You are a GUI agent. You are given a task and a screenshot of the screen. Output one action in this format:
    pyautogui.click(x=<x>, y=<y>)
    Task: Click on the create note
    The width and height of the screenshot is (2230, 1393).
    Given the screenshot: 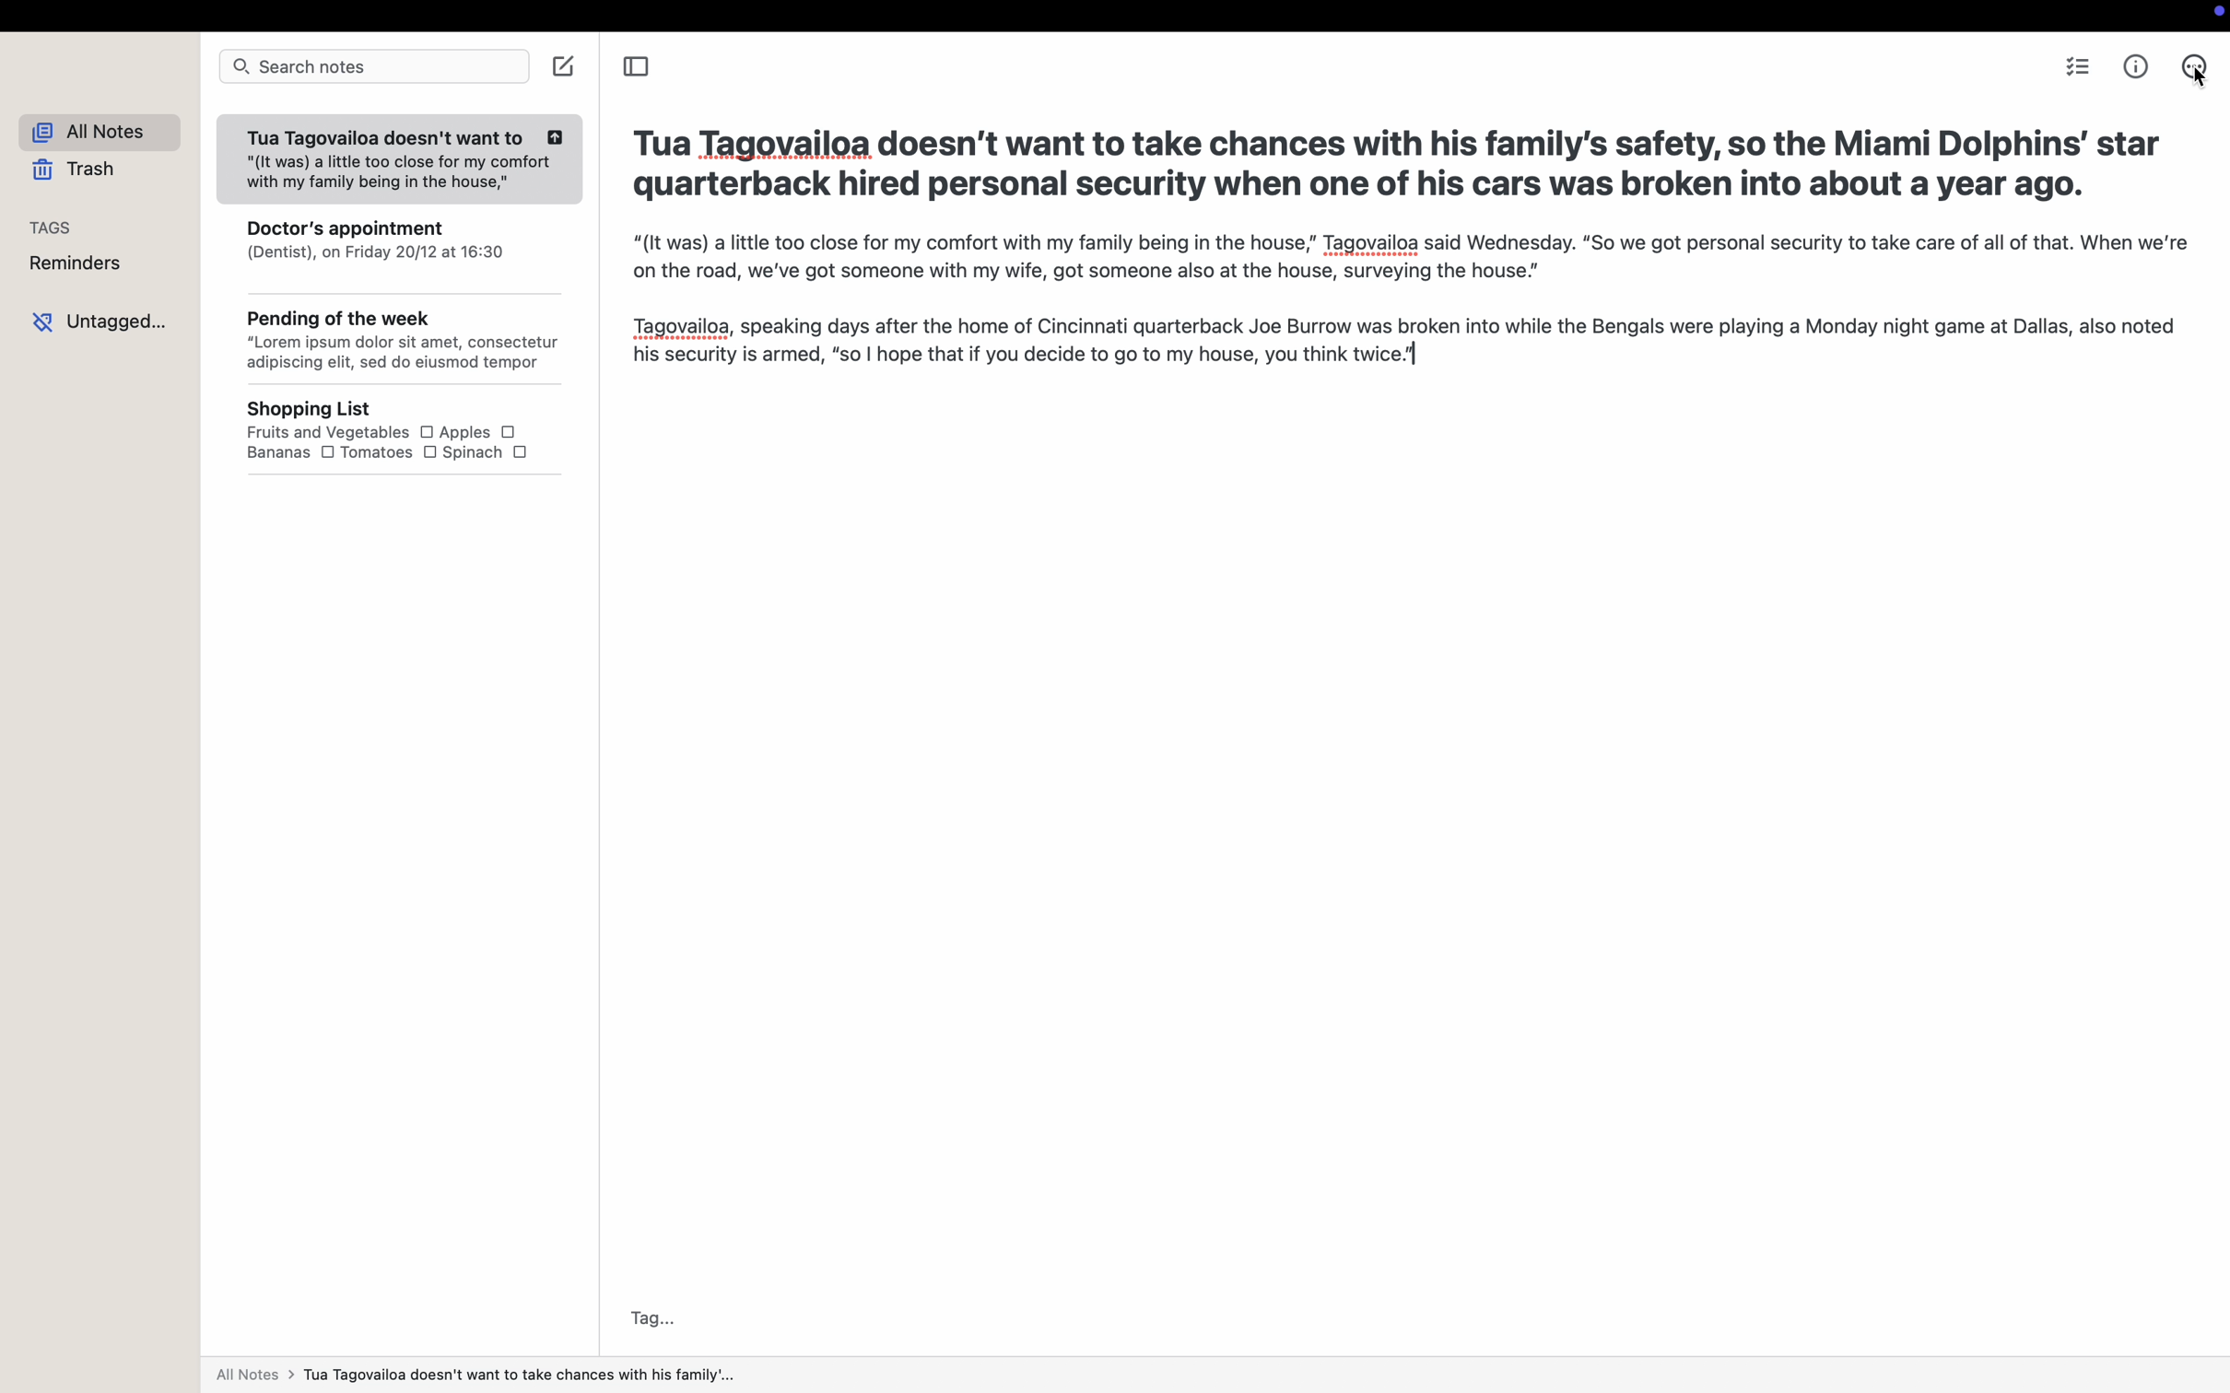 What is the action you would take?
    pyautogui.click(x=561, y=70)
    